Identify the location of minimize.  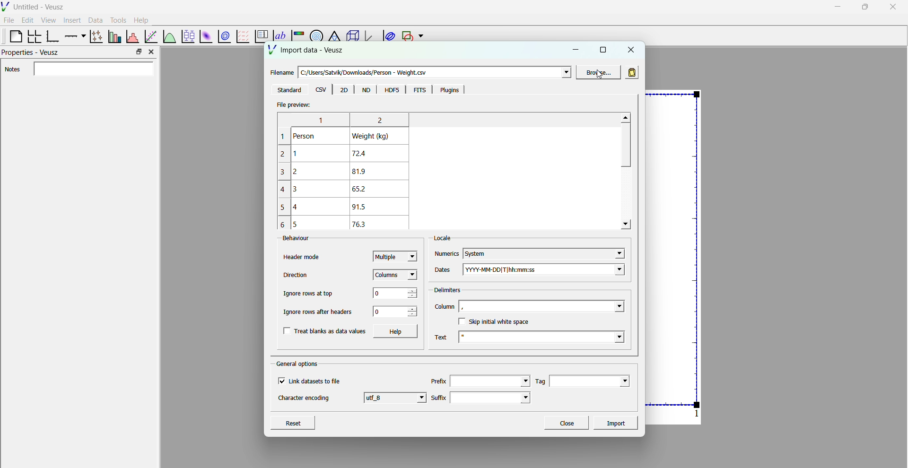
(836, 6).